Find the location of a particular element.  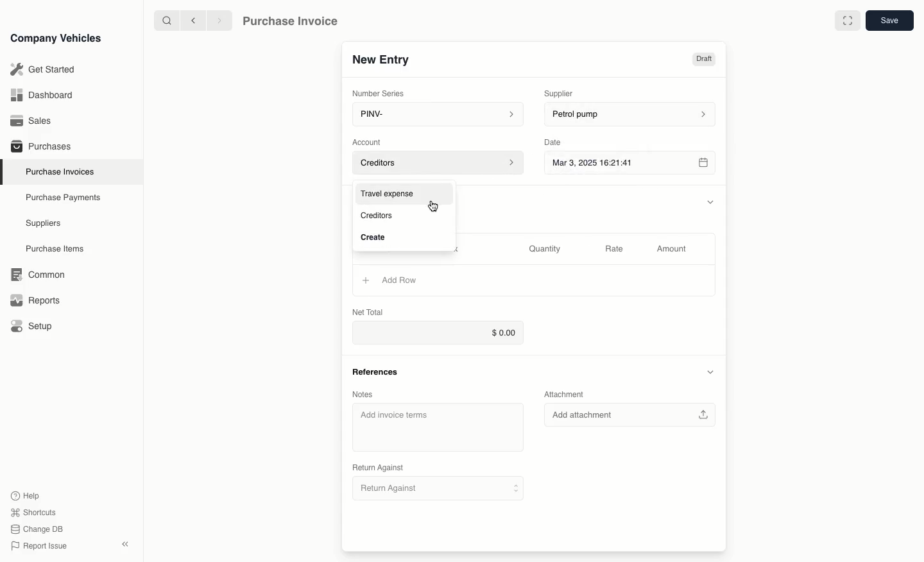

Add invoice terms. is located at coordinates (436, 427).